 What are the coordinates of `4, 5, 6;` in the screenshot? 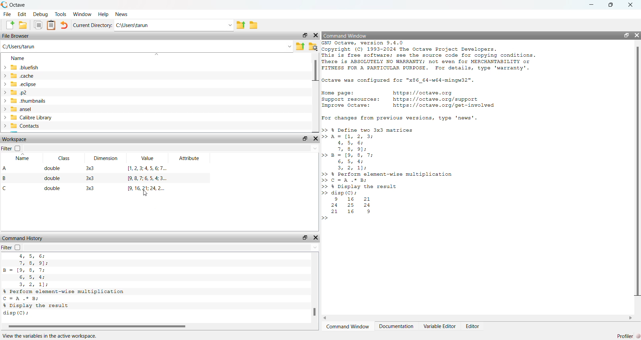 It's located at (31, 256).